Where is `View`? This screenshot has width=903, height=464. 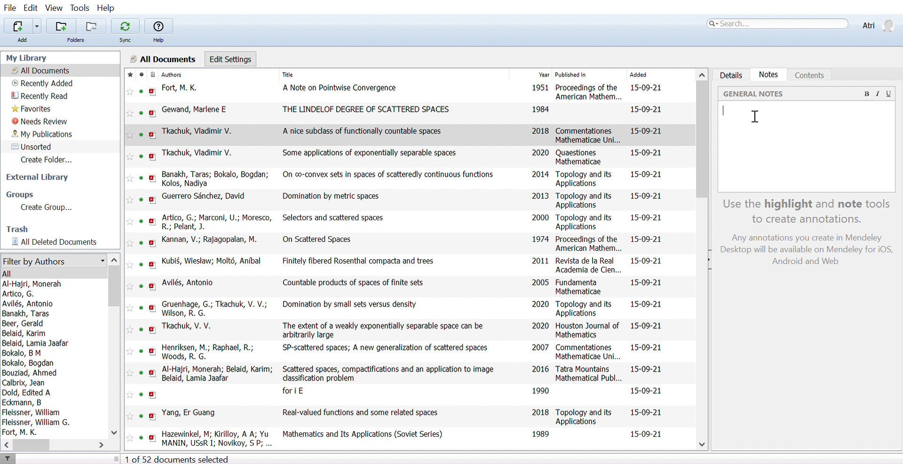
View is located at coordinates (55, 8).